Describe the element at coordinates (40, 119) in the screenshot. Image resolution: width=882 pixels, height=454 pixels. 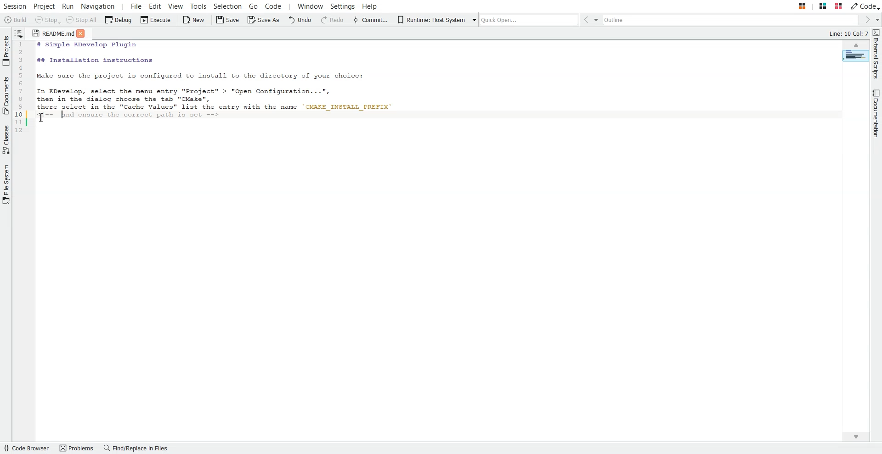
I see `Pointer` at that location.